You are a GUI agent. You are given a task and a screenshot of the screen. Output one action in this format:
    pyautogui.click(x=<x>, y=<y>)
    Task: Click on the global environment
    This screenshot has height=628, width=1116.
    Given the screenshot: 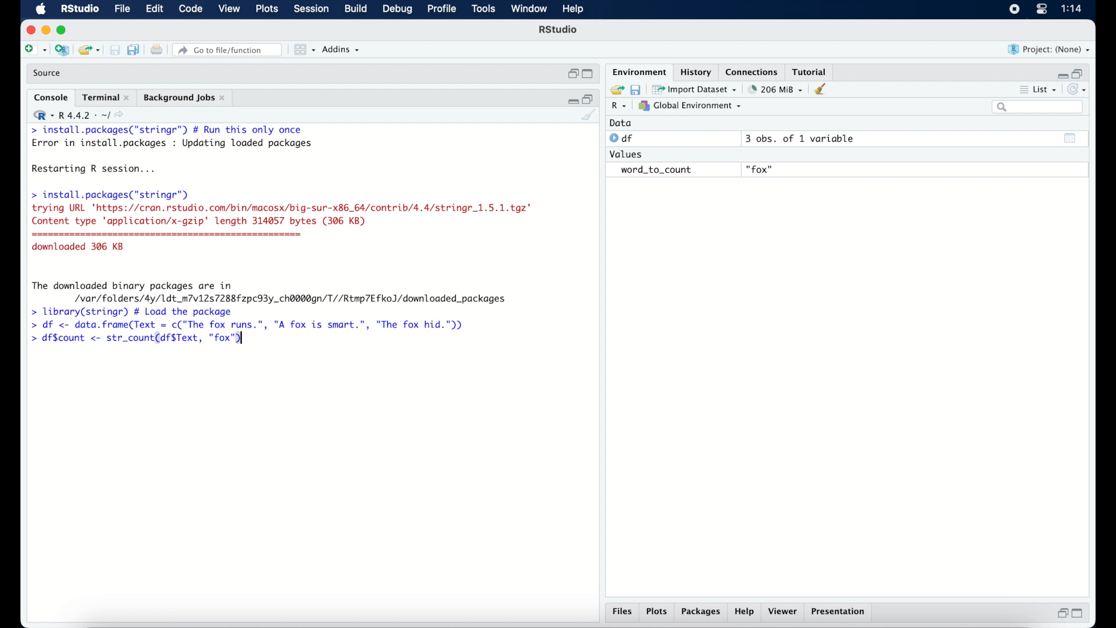 What is the action you would take?
    pyautogui.click(x=690, y=105)
    